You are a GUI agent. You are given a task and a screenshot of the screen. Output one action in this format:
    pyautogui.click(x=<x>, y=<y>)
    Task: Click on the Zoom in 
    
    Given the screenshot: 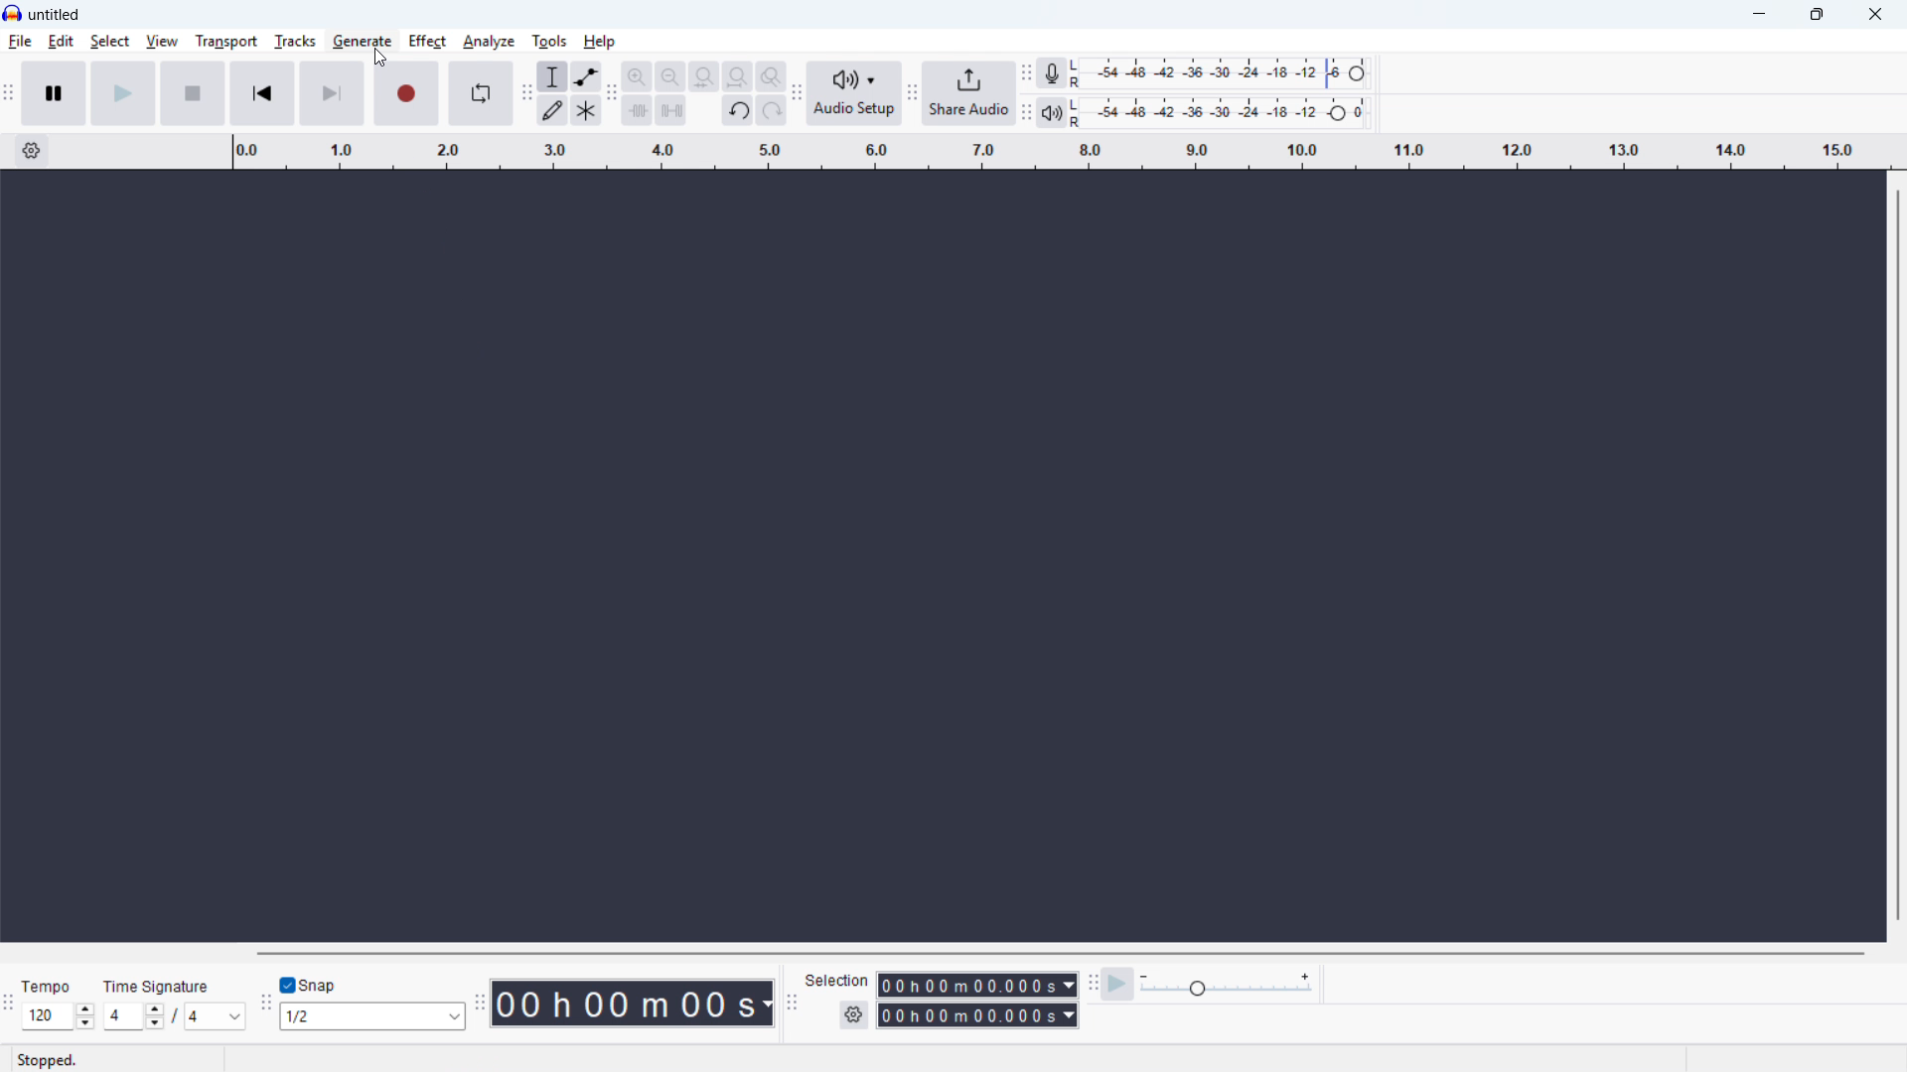 What is the action you would take?
    pyautogui.click(x=637, y=75)
    